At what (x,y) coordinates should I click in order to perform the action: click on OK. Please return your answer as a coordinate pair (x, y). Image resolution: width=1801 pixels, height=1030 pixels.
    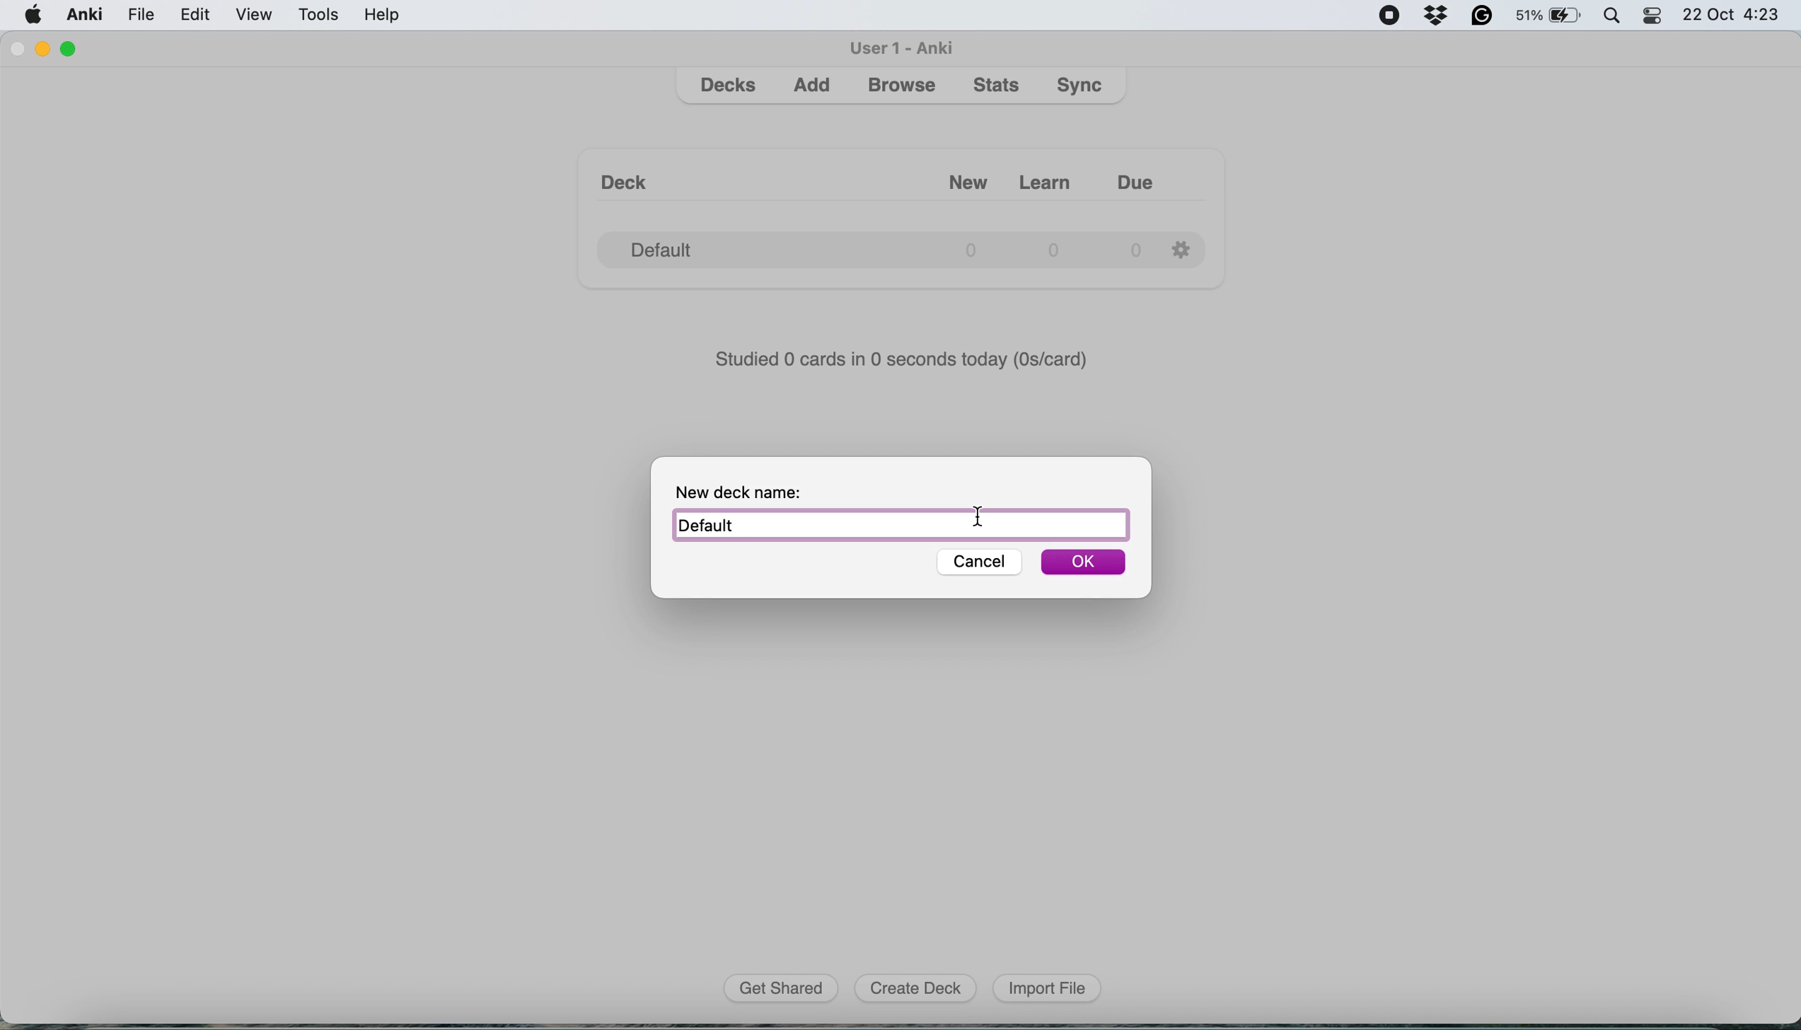
    Looking at the image, I should click on (1084, 564).